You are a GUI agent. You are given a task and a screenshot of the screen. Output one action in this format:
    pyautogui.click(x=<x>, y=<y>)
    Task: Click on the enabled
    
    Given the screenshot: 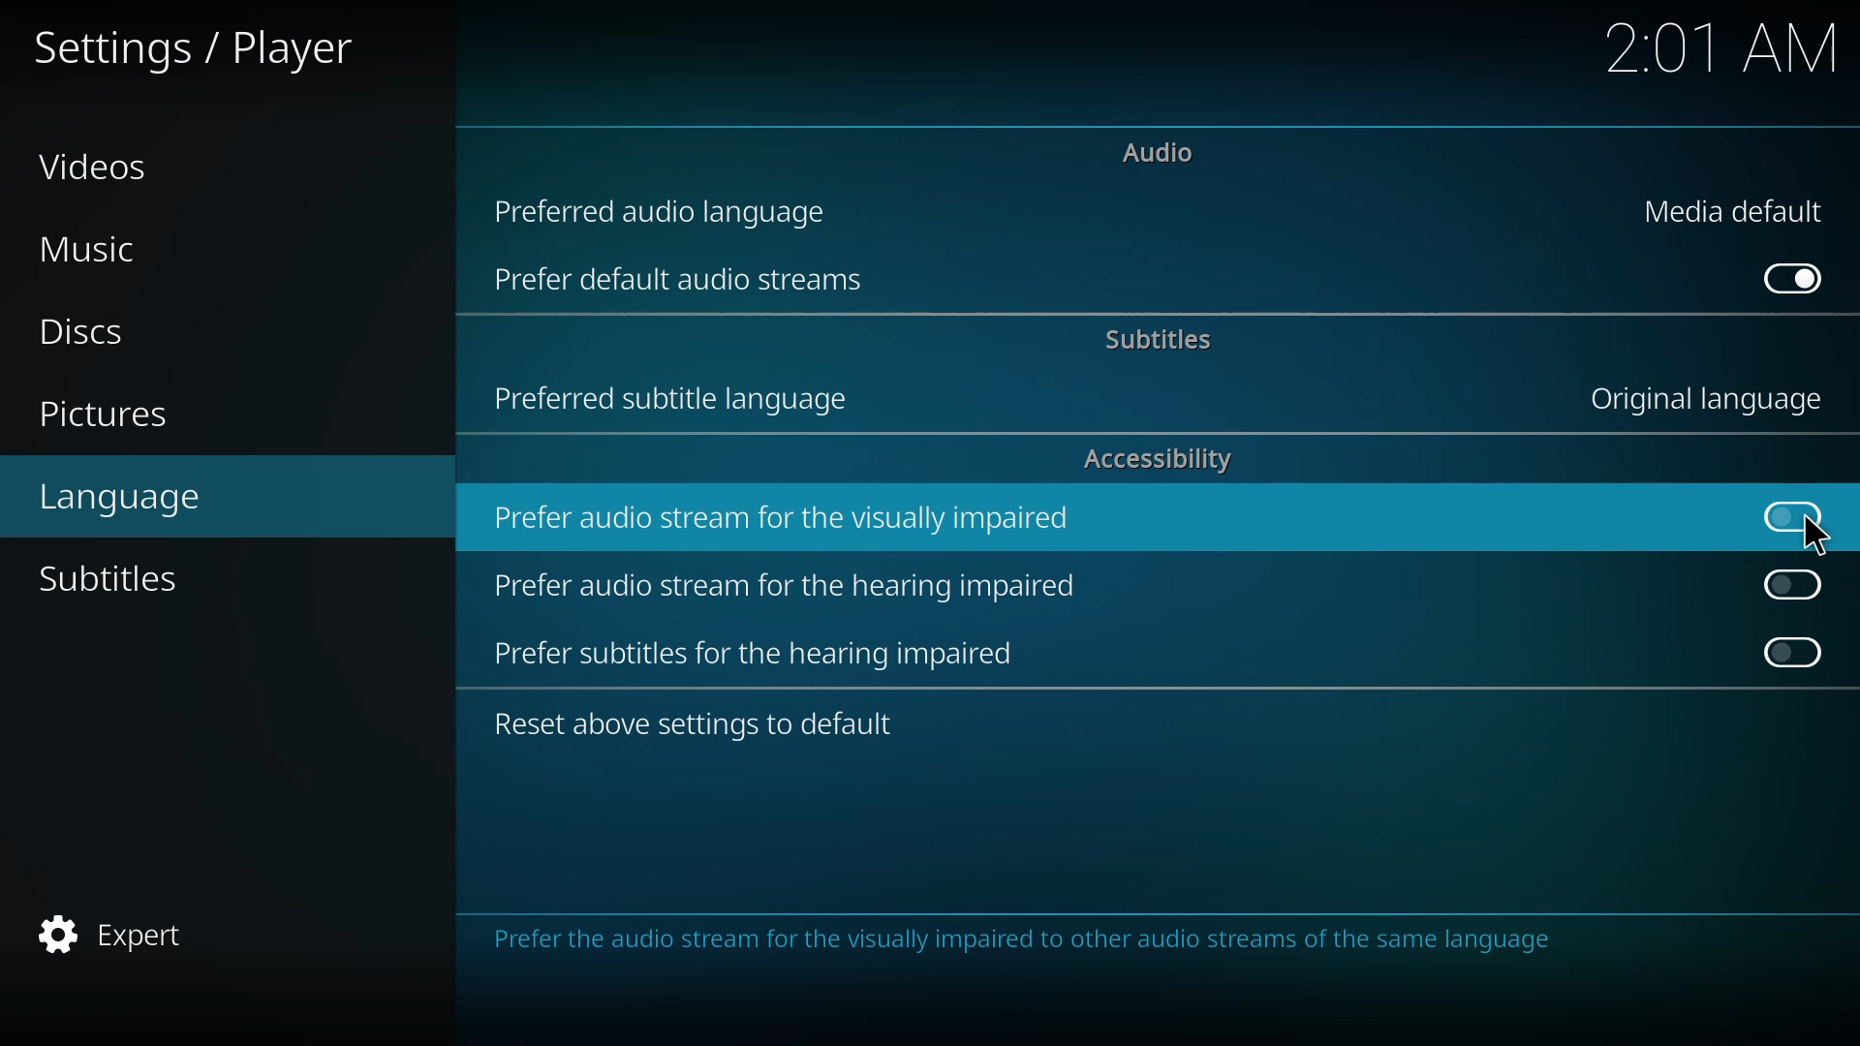 What is the action you would take?
    pyautogui.click(x=1792, y=279)
    